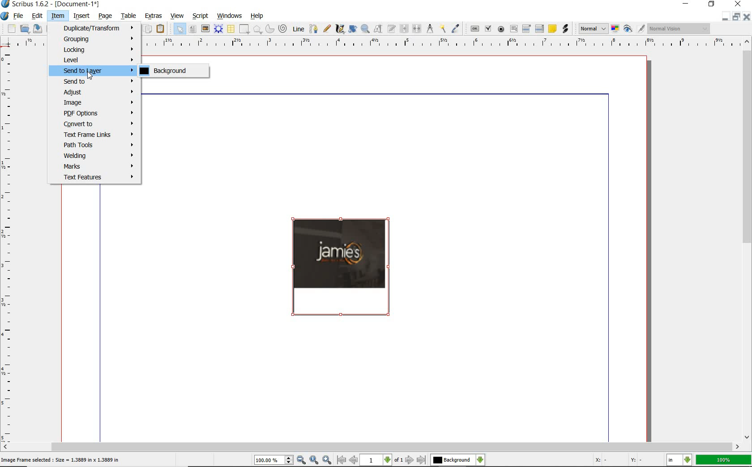  What do you see at coordinates (417, 29) in the screenshot?
I see `unlink text frames` at bounding box center [417, 29].